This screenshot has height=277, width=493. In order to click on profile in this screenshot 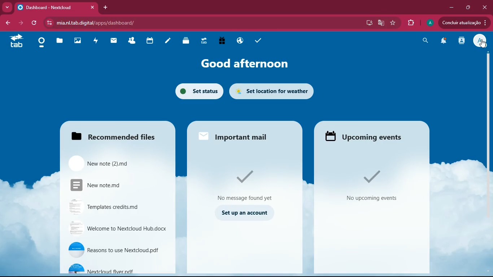, I will do `click(431, 23)`.